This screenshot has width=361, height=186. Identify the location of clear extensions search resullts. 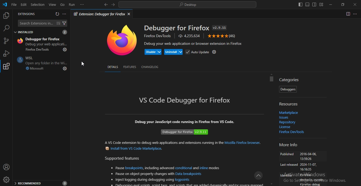
(59, 23).